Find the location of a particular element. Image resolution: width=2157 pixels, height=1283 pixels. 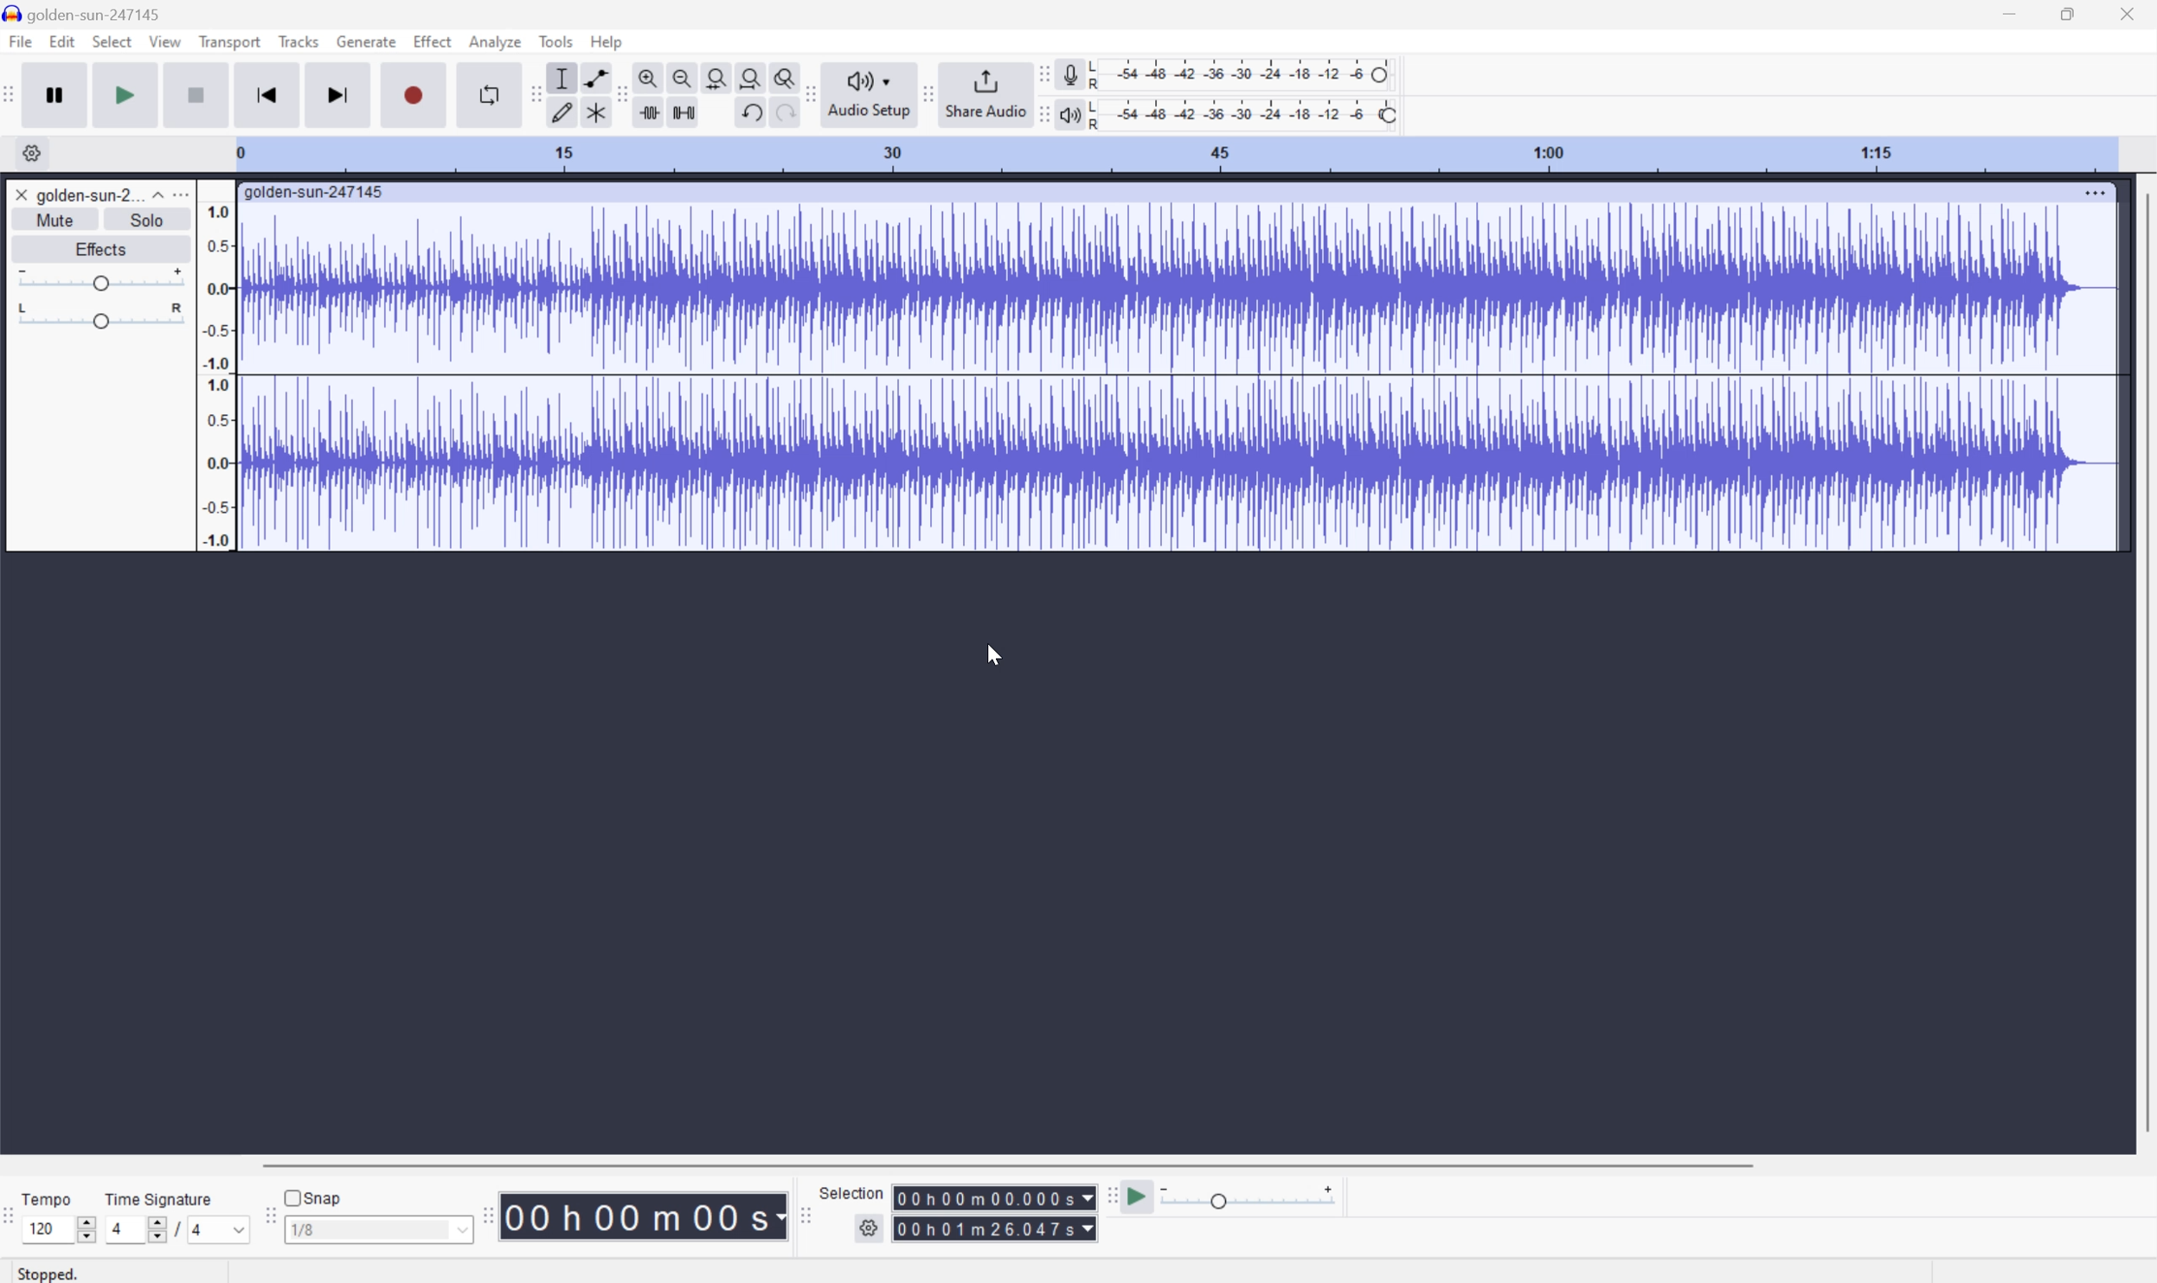

Play back speed is located at coordinates (1254, 1197).